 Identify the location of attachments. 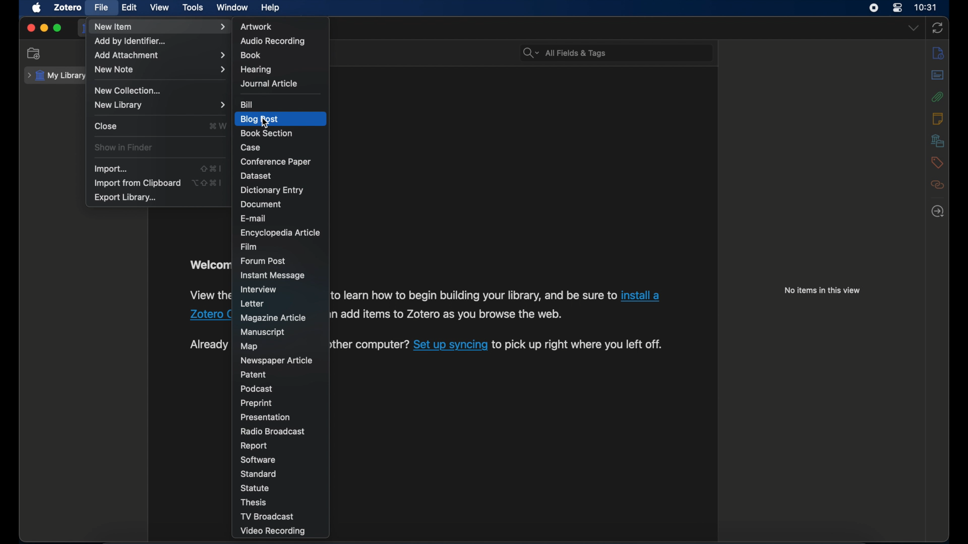
(938, 97).